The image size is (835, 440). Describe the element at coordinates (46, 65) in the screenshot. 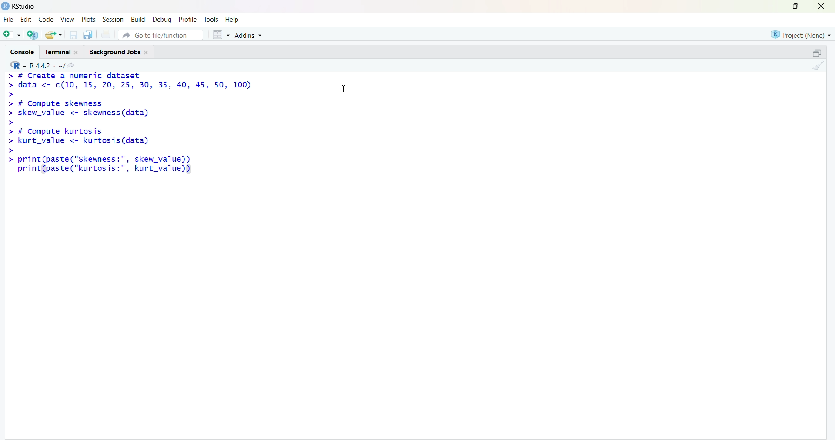

I see `R.4.4.2~/` at that location.